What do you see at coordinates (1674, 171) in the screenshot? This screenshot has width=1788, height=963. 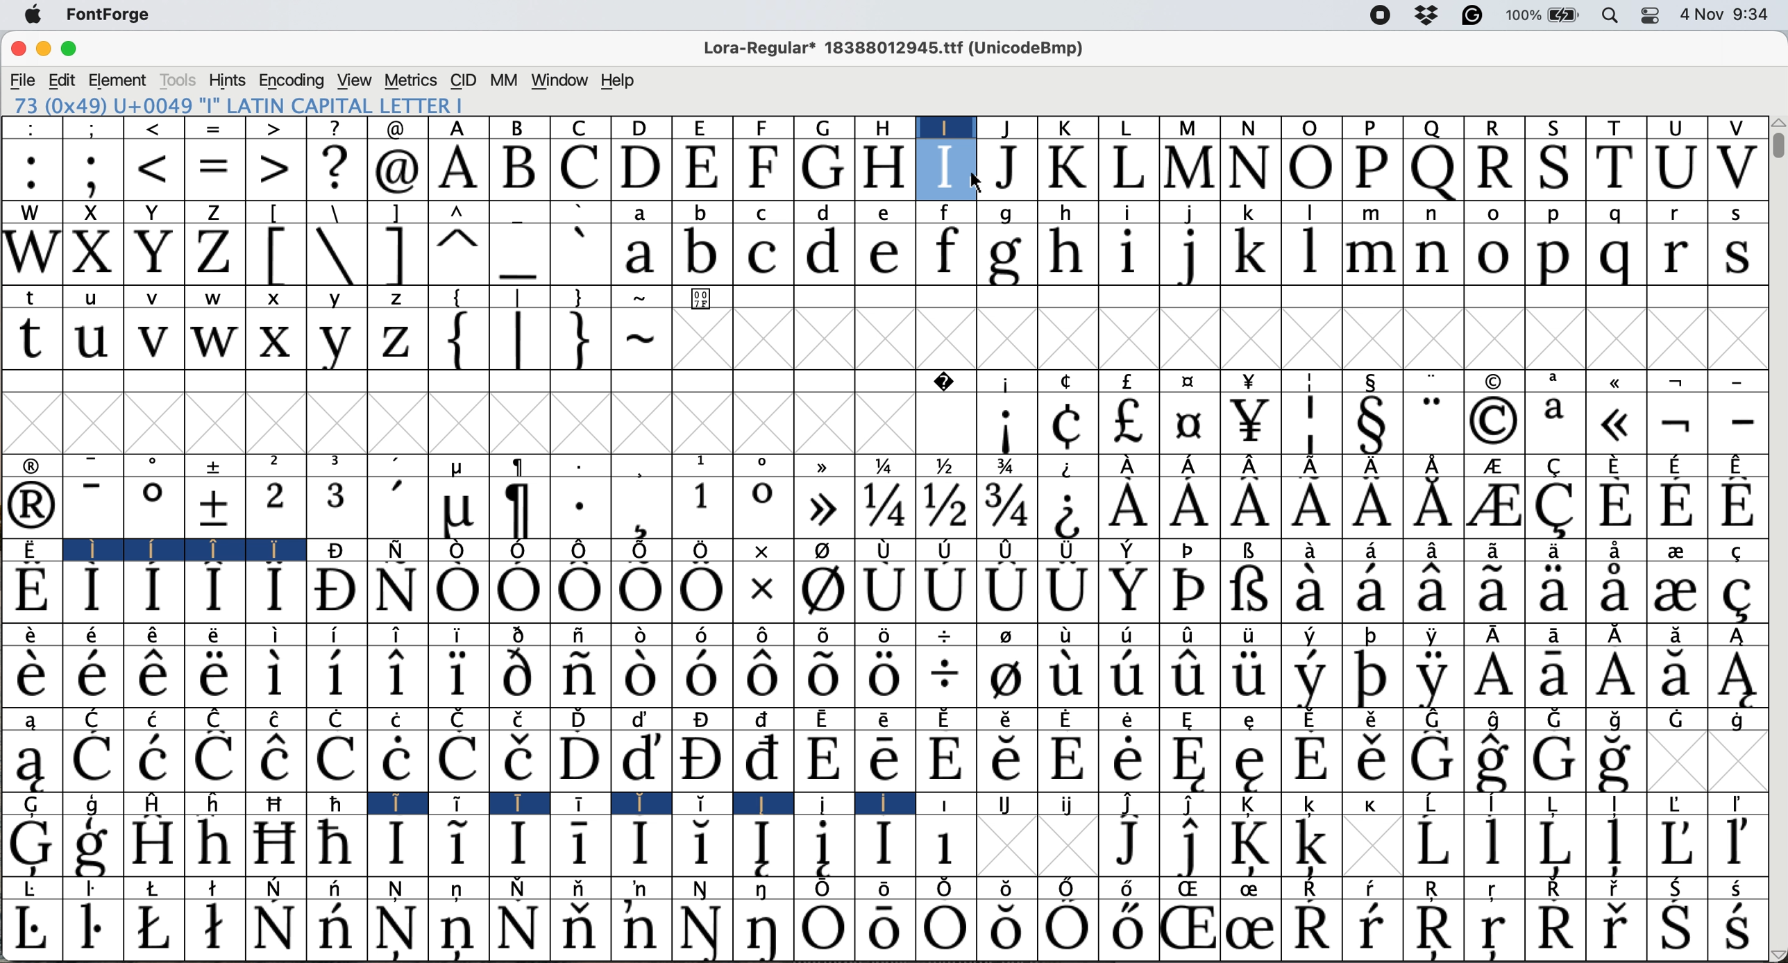 I see `U` at bounding box center [1674, 171].